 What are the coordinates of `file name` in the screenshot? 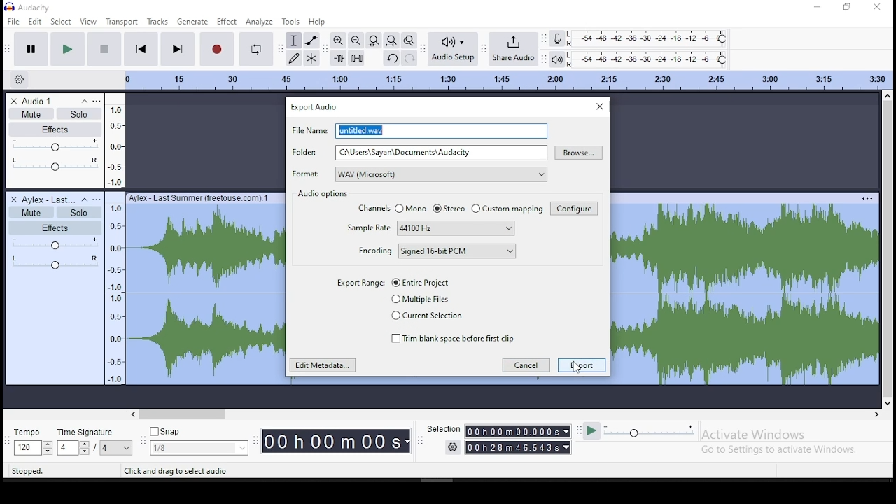 It's located at (419, 131).